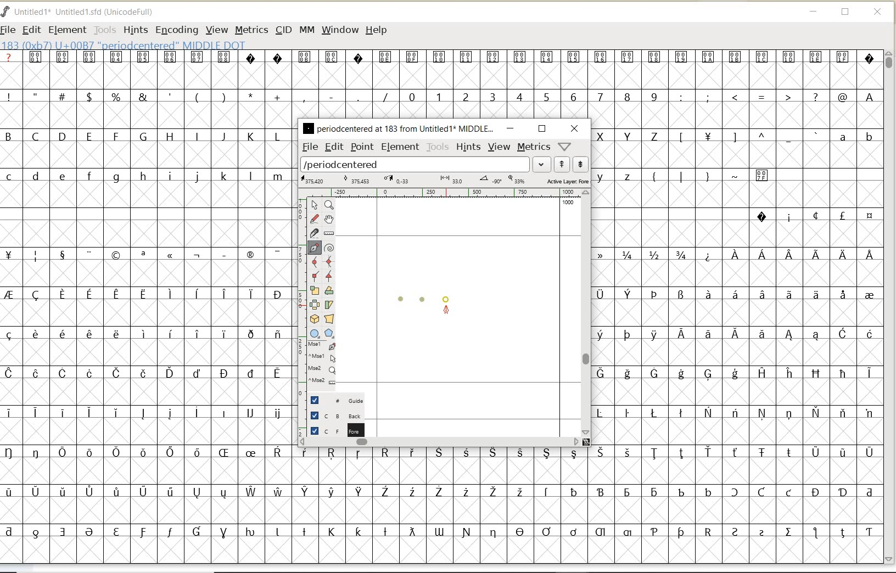  Describe the element at coordinates (855, 139) in the screenshot. I see `lowercase letters` at that location.